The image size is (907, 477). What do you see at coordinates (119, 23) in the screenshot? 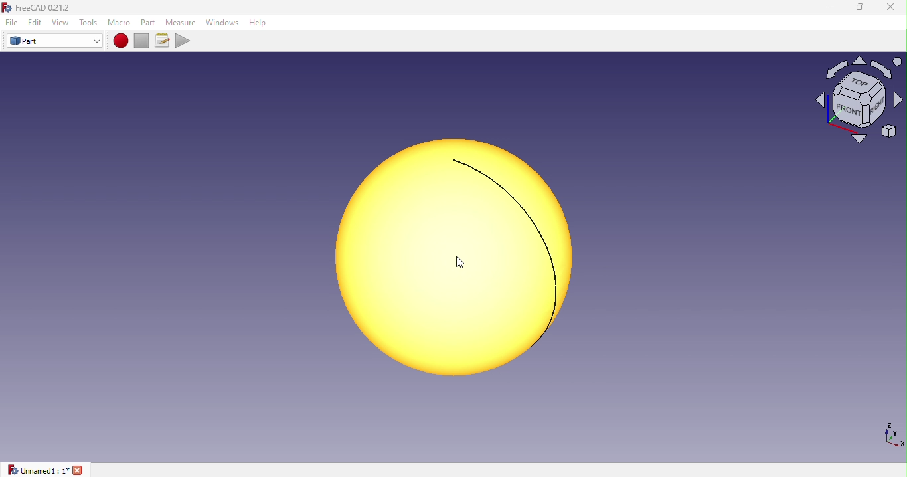
I see `Macro` at bounding box center [119, 23].